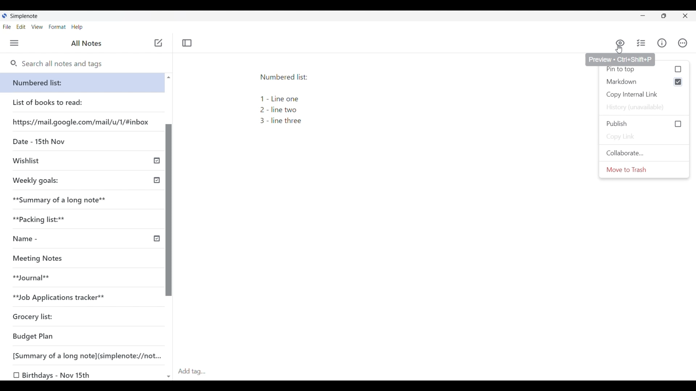 The height and width of the screenshot is (391, 696). Describe the element at coordinates (31, 162) in the screenshot. I see `Wishlist` at that location.